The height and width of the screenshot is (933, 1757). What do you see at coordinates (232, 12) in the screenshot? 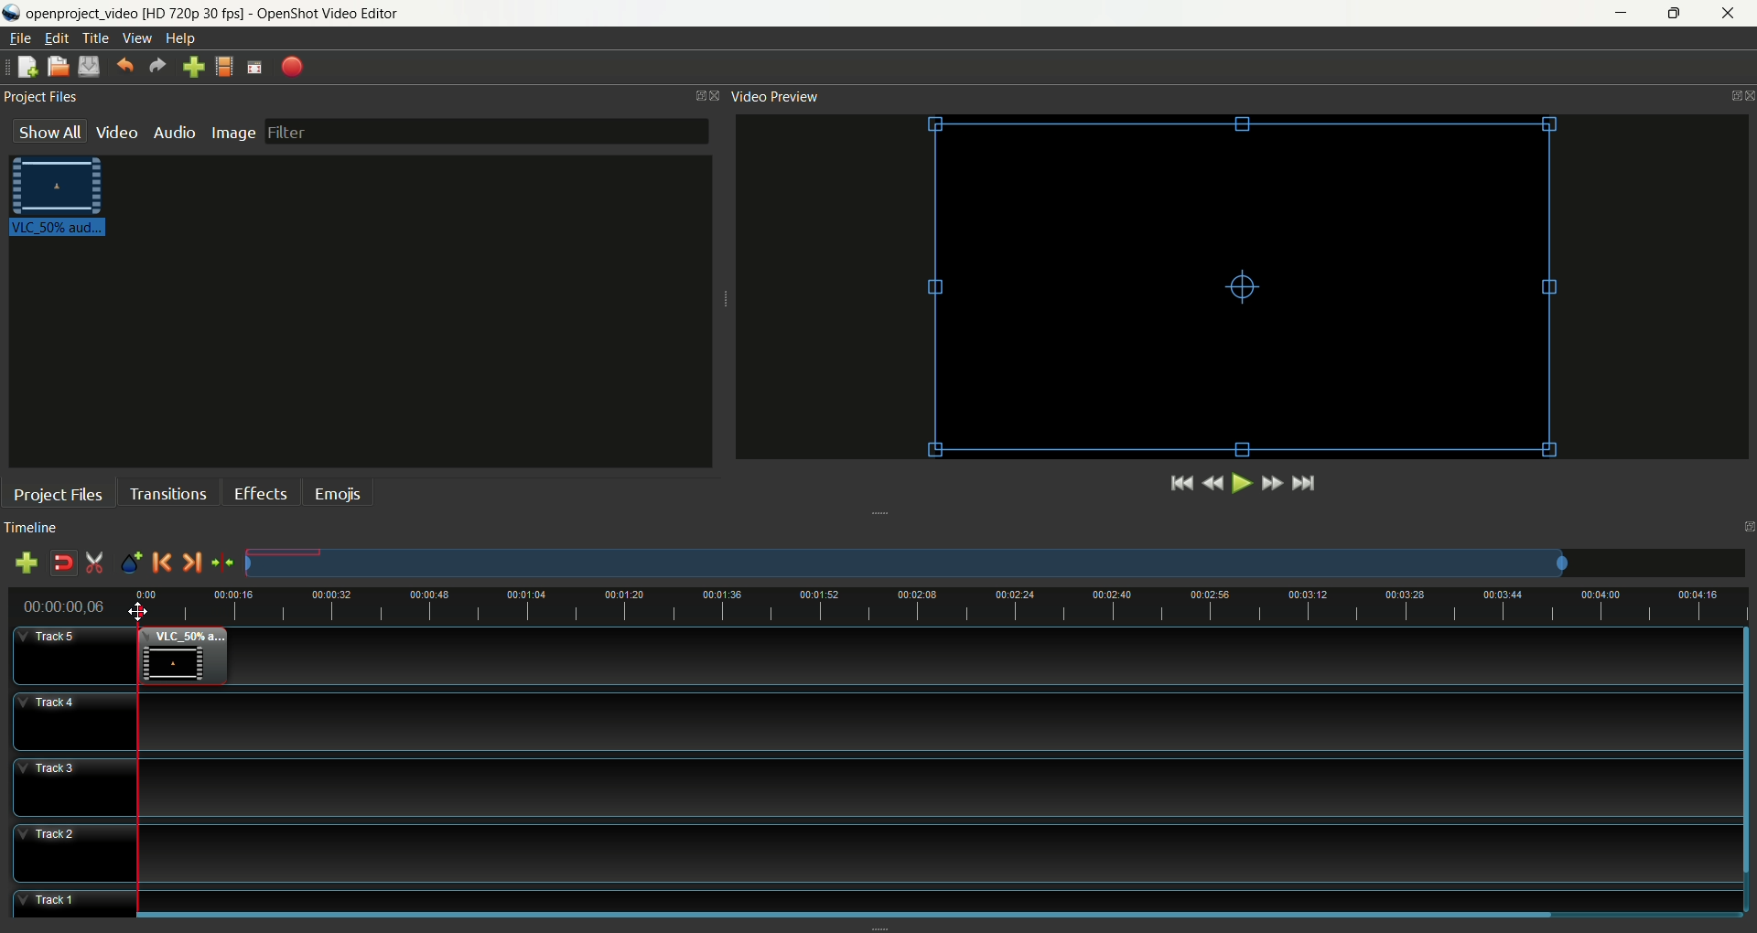
I see `openproject_video [HD 720p 30 fps] - OpenShot Video Editor` at bounding box center [232, 12].